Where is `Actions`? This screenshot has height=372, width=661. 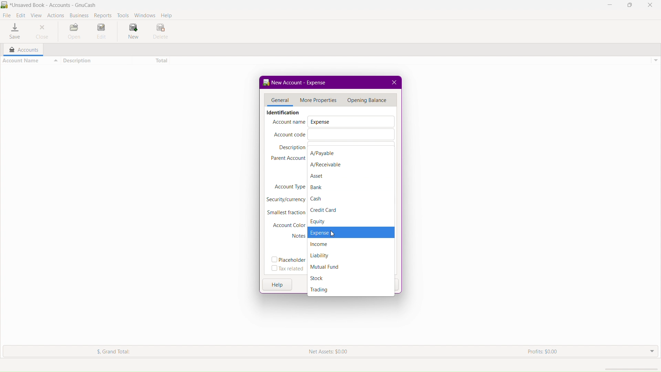 Actions is located at coordinates (55, 14).